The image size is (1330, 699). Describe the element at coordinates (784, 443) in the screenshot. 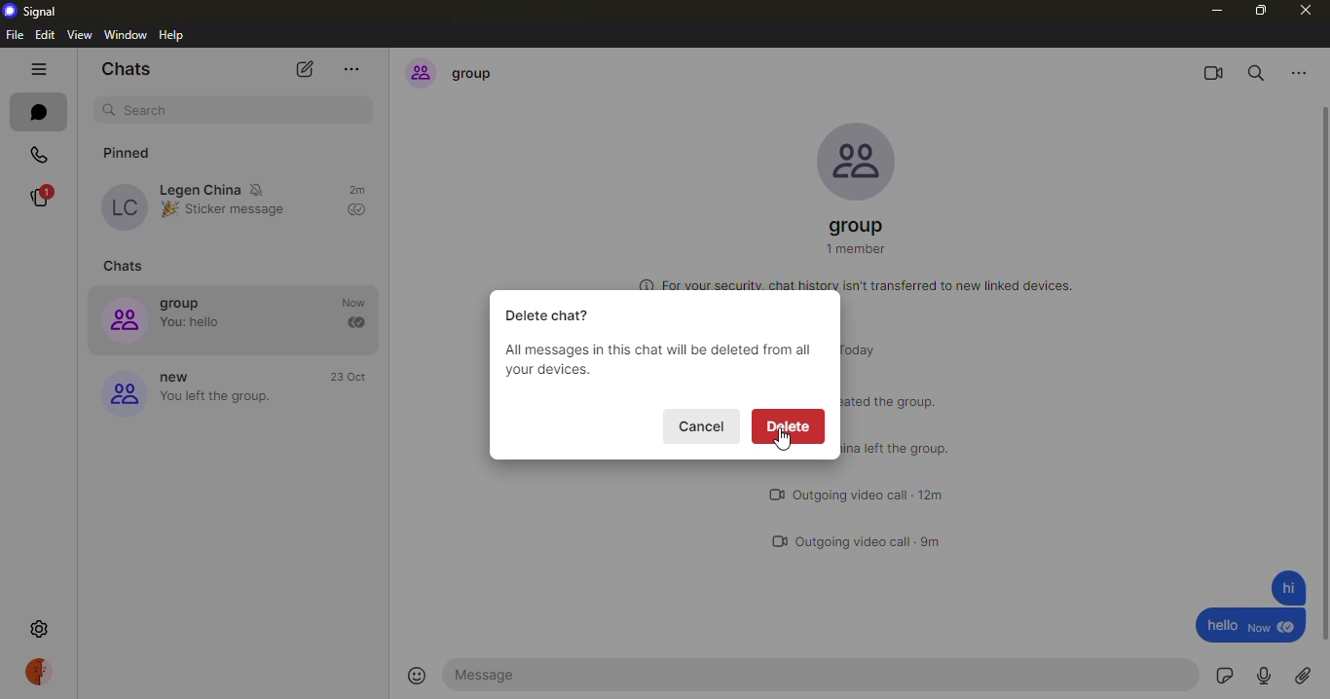

I see `cursor` at that location.